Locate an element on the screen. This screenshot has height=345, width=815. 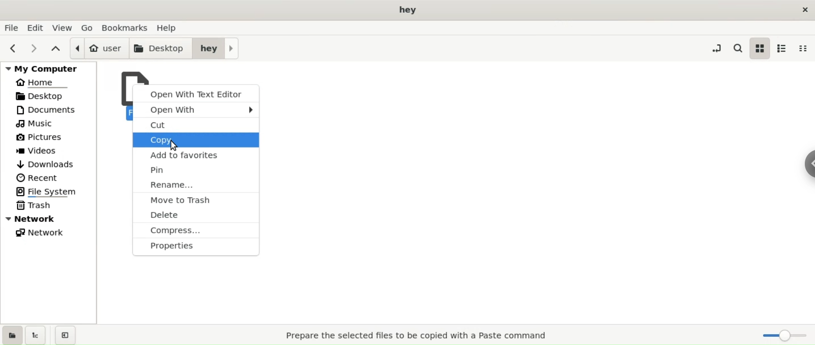
open with text editor is located at coordinates (196, 93).